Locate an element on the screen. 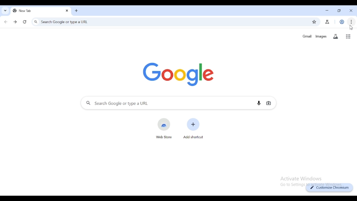  google is located at coordinates (178, 74).